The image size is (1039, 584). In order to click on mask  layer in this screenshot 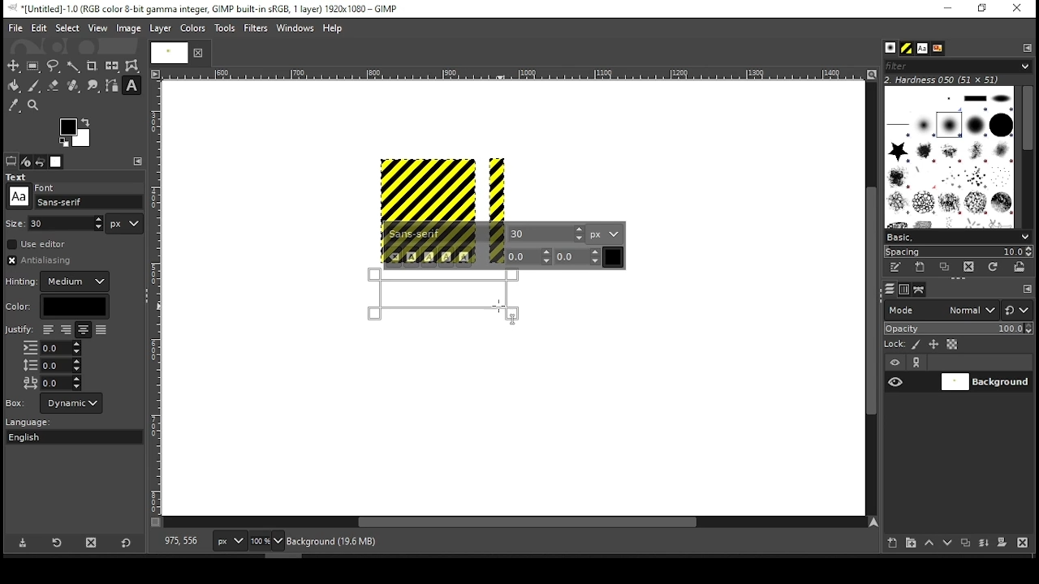, I will do `click(1002, 543)`.